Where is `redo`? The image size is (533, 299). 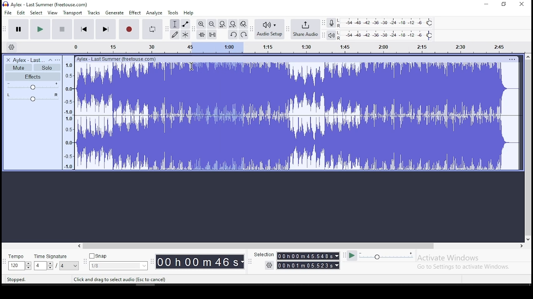 redo is located at coordinates (244, 34).